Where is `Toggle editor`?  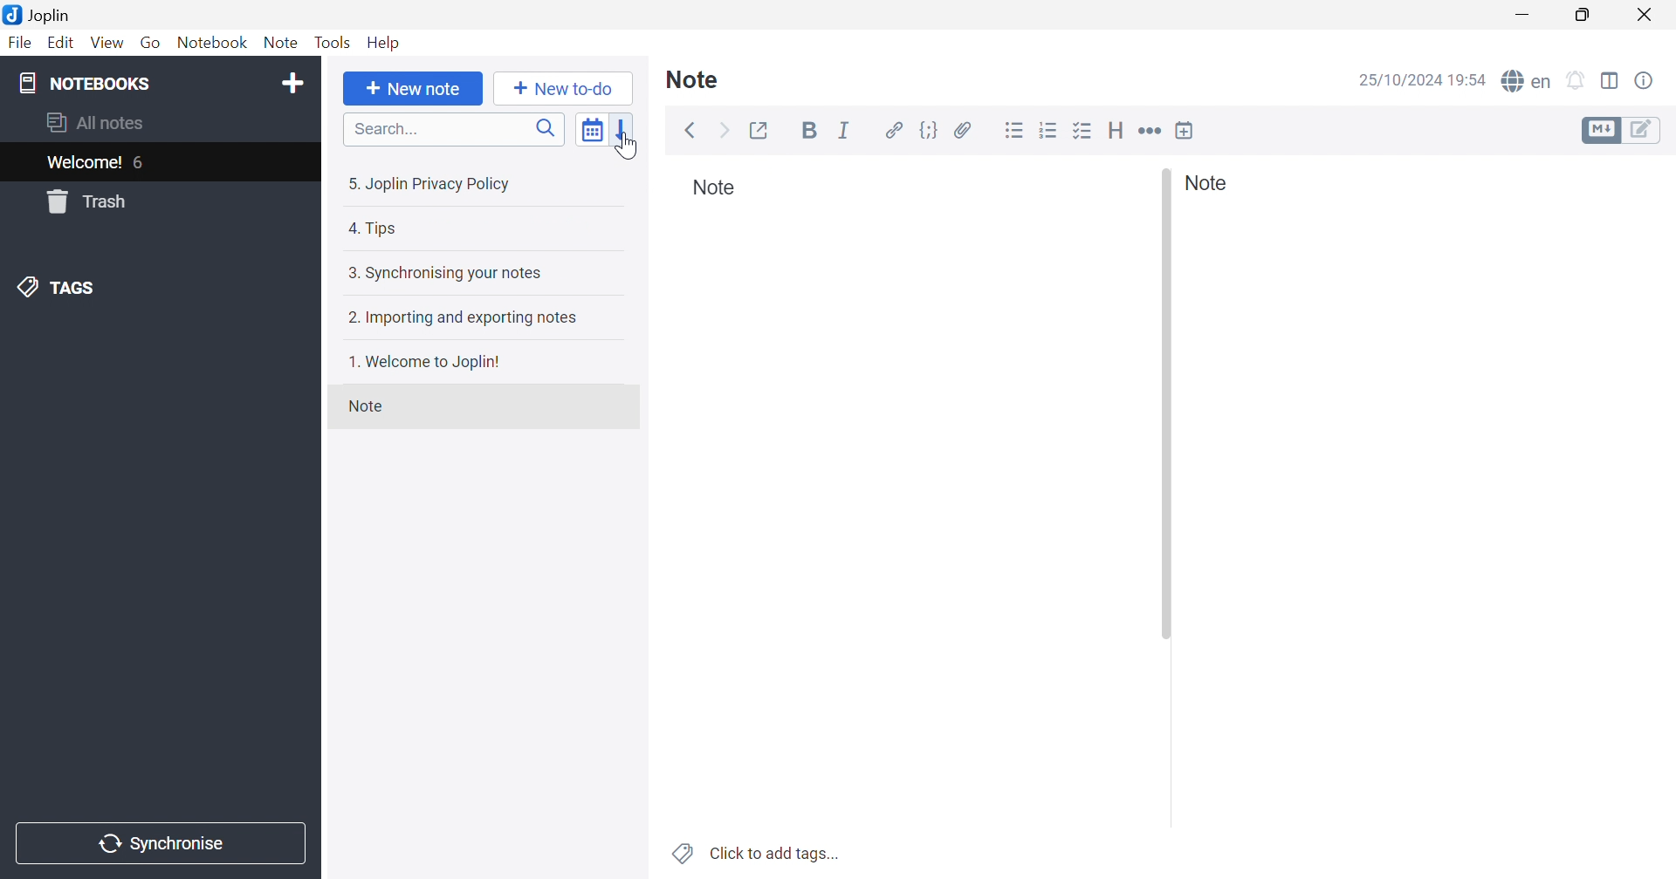 Toggle editor is located at coordinates (1600, 129).